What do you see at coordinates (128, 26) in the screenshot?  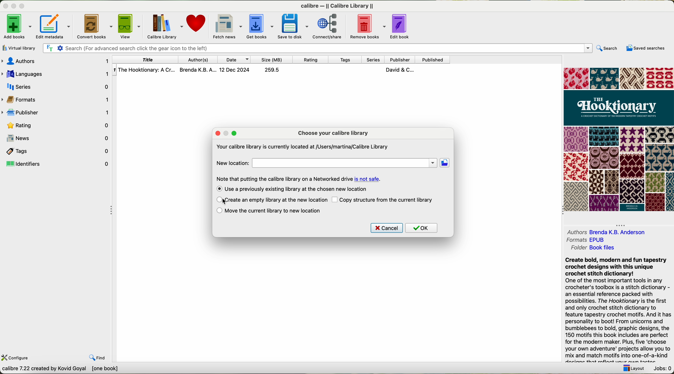 I see `view` at bounding box center [128, 26].